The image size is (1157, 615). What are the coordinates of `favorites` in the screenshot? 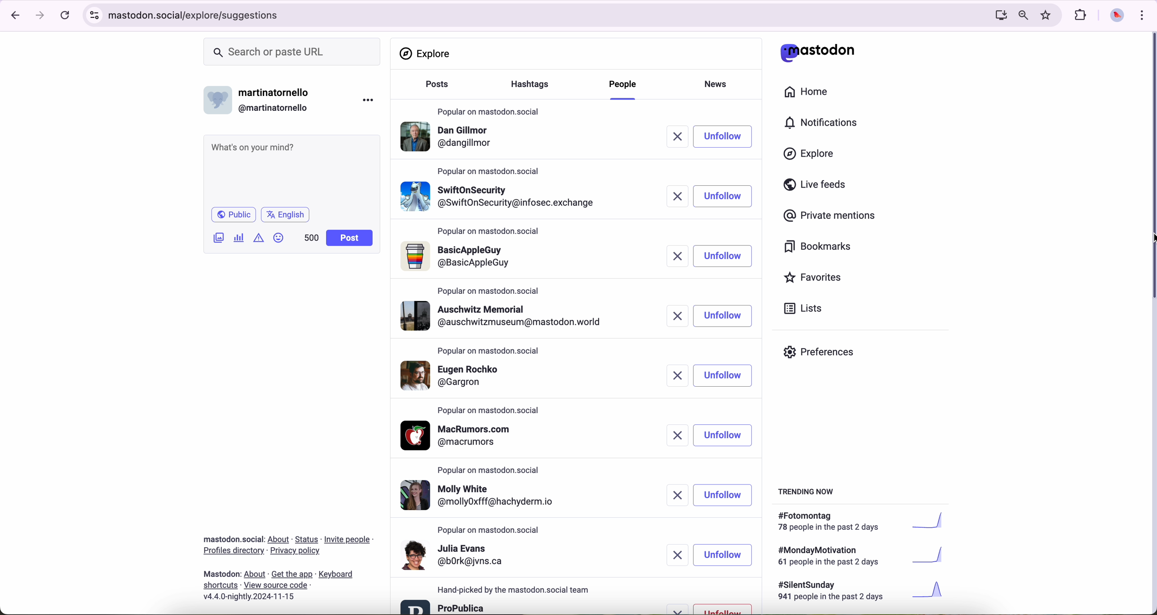 It's located at (1048, 15).